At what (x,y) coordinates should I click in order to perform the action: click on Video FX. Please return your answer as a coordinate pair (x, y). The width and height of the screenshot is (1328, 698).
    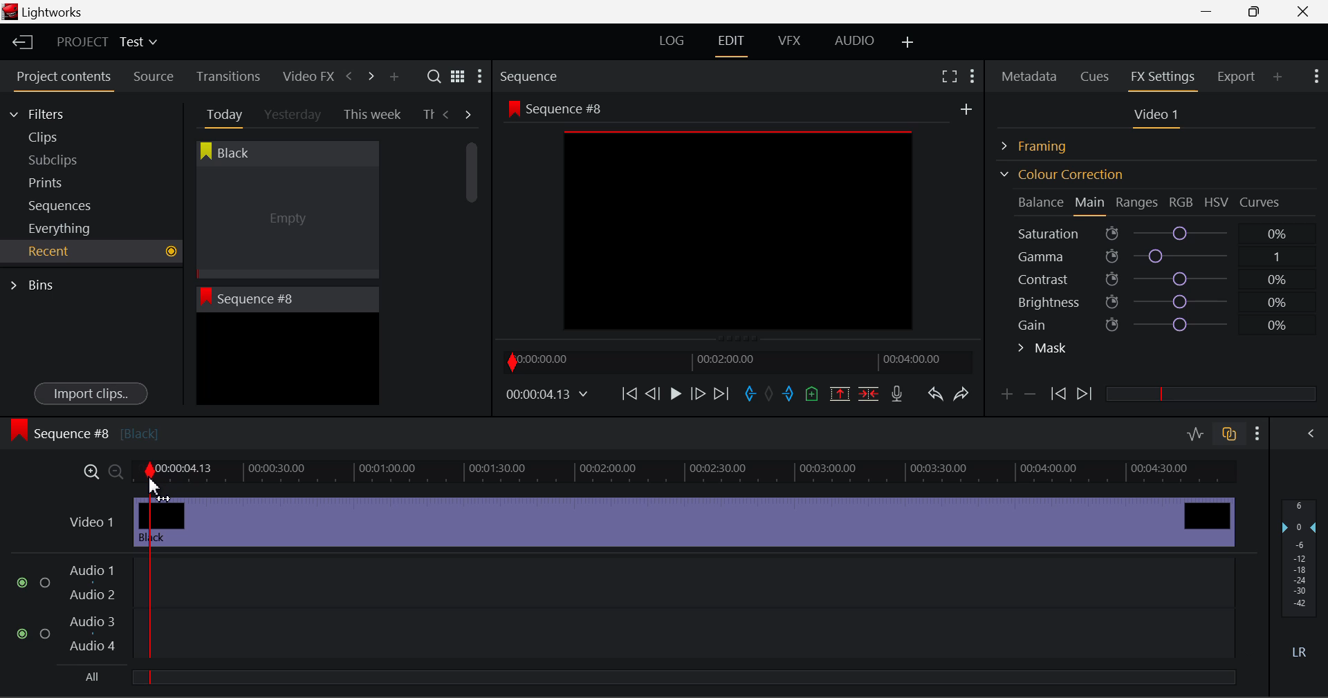
    Looking at the image, I should click on (304, 76).